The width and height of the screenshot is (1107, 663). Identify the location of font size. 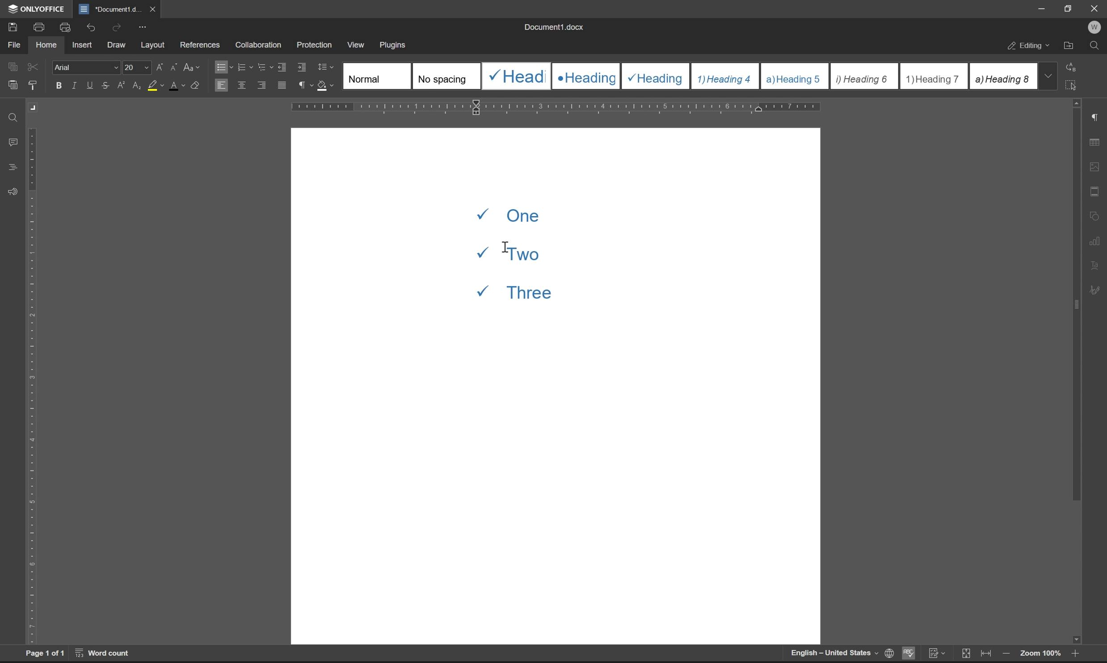
(135, 67).